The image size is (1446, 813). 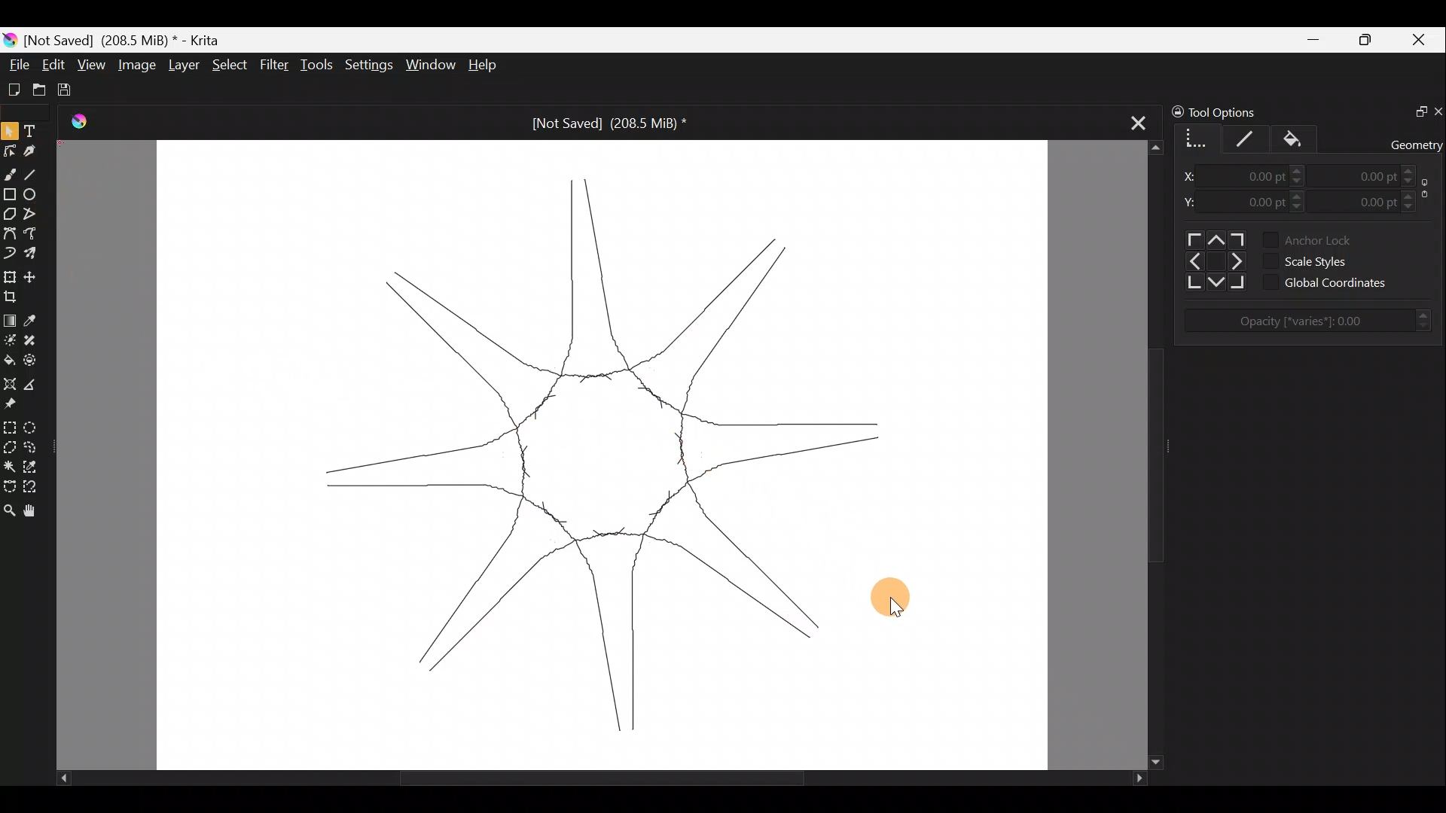 I want to click on Save, so click(x=69, y=90).